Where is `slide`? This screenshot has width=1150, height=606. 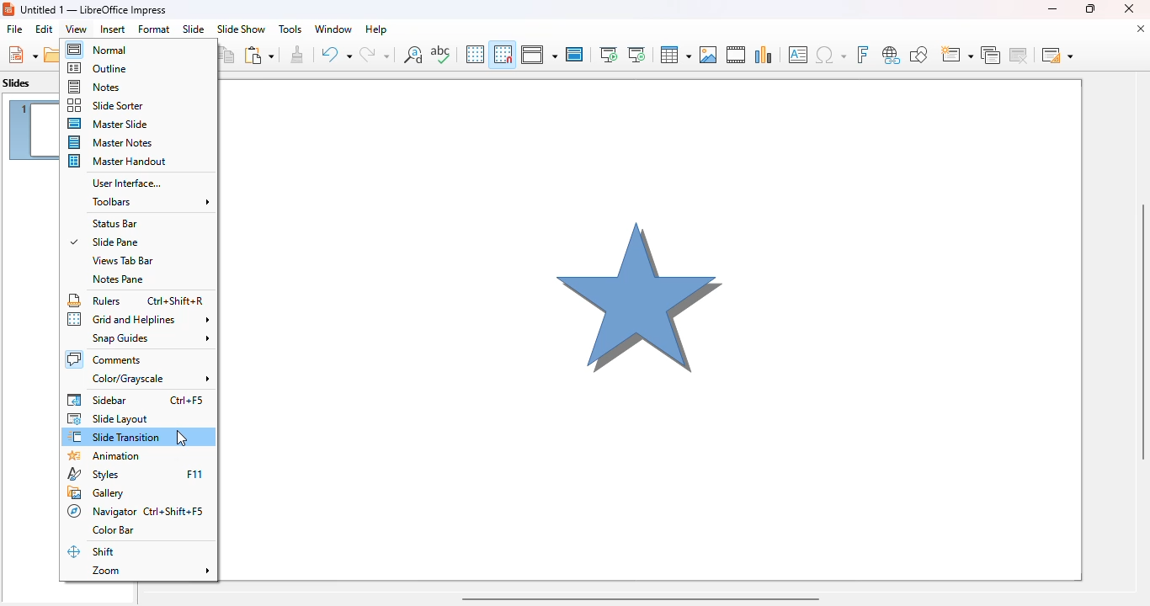
slide is located at coordinates (193, 29).